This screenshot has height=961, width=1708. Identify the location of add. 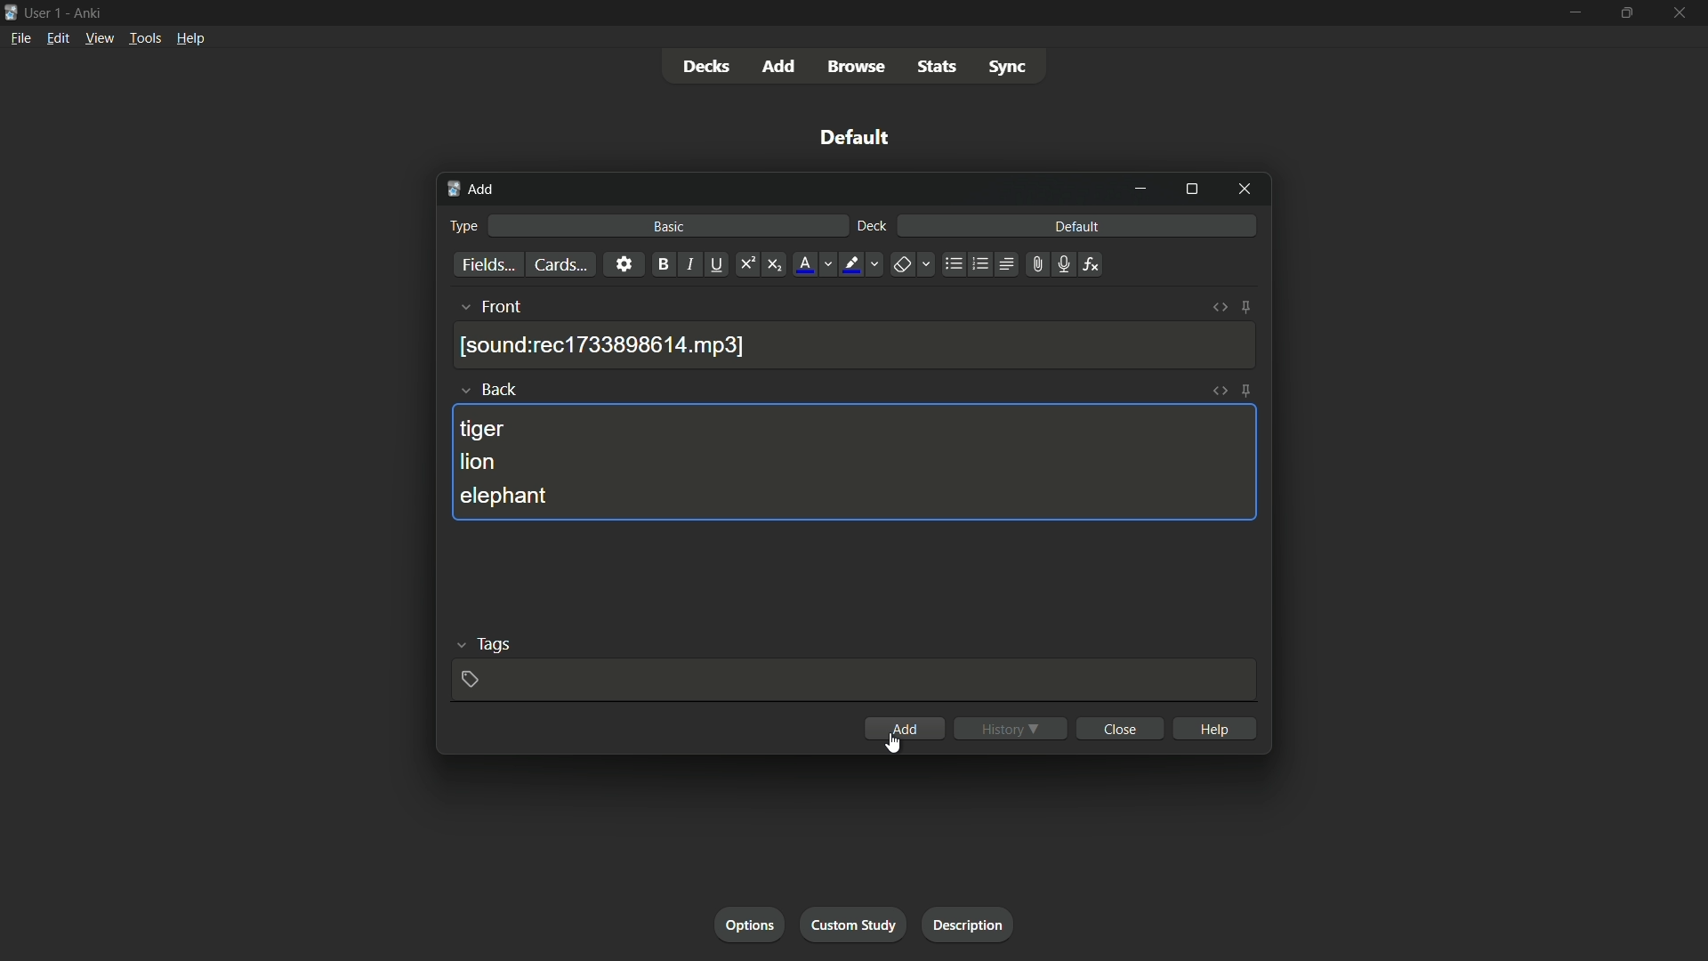
(903, 729).